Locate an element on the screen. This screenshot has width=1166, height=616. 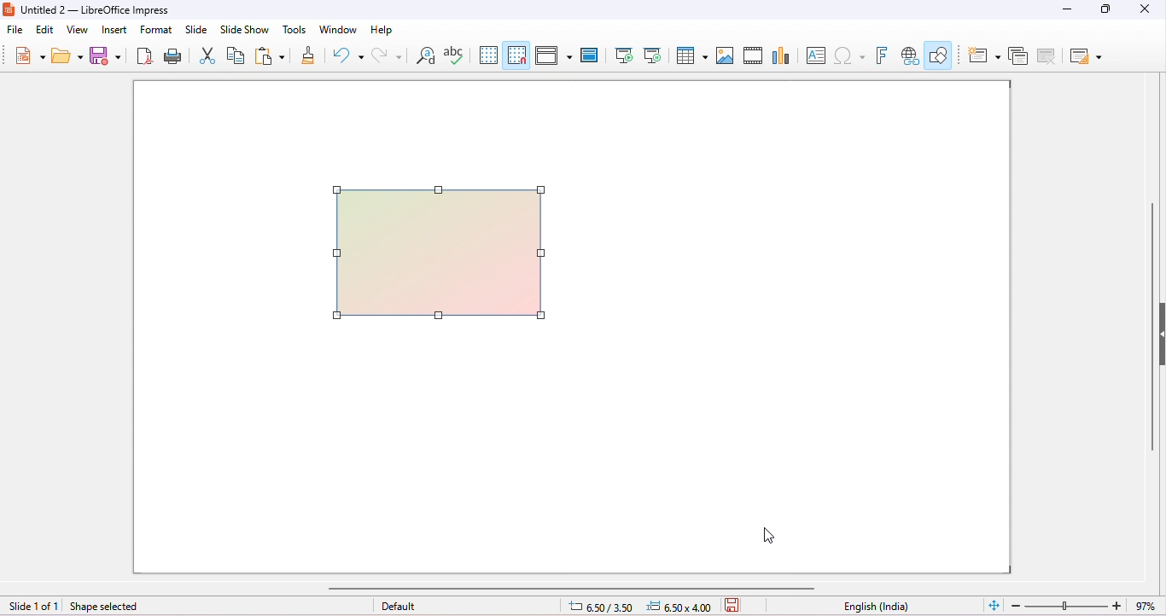
horizontal scroll bar is located at coordinates (574, 588).